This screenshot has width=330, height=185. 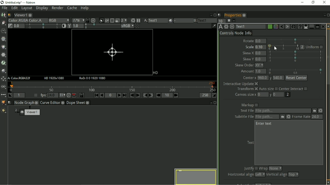 What do you see at coordinates (42, 8) in the screenshot?
I see `Display` at bounding box center [42, 8].